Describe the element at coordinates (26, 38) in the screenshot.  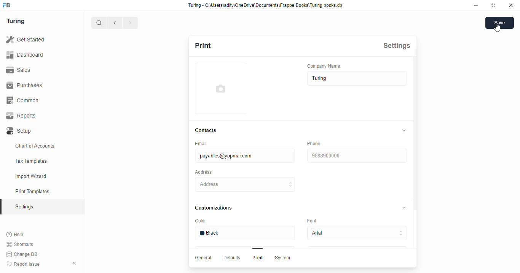
I see `Get Started` at that location.